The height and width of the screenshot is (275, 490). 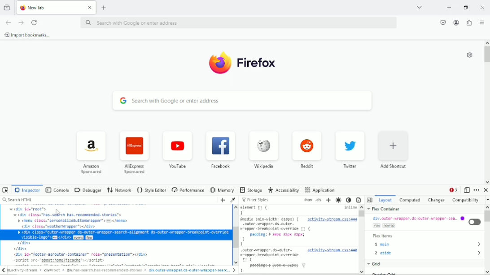 What do you see at coordinates (24, 243) in the screenshot?
I see `</div>` at bounding box center [24, 243].